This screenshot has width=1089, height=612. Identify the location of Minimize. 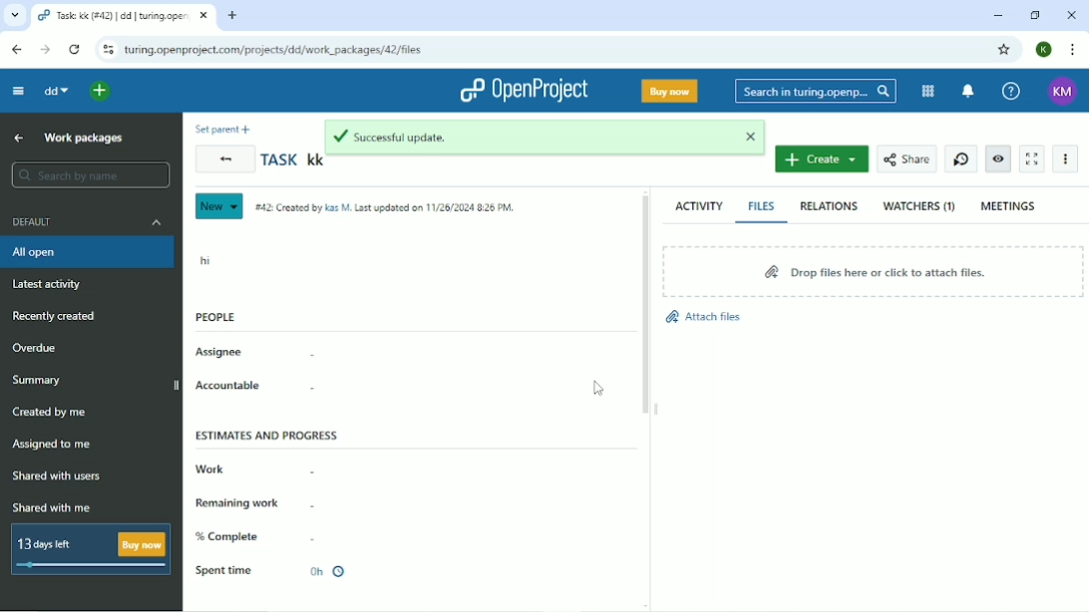
(998, 16).